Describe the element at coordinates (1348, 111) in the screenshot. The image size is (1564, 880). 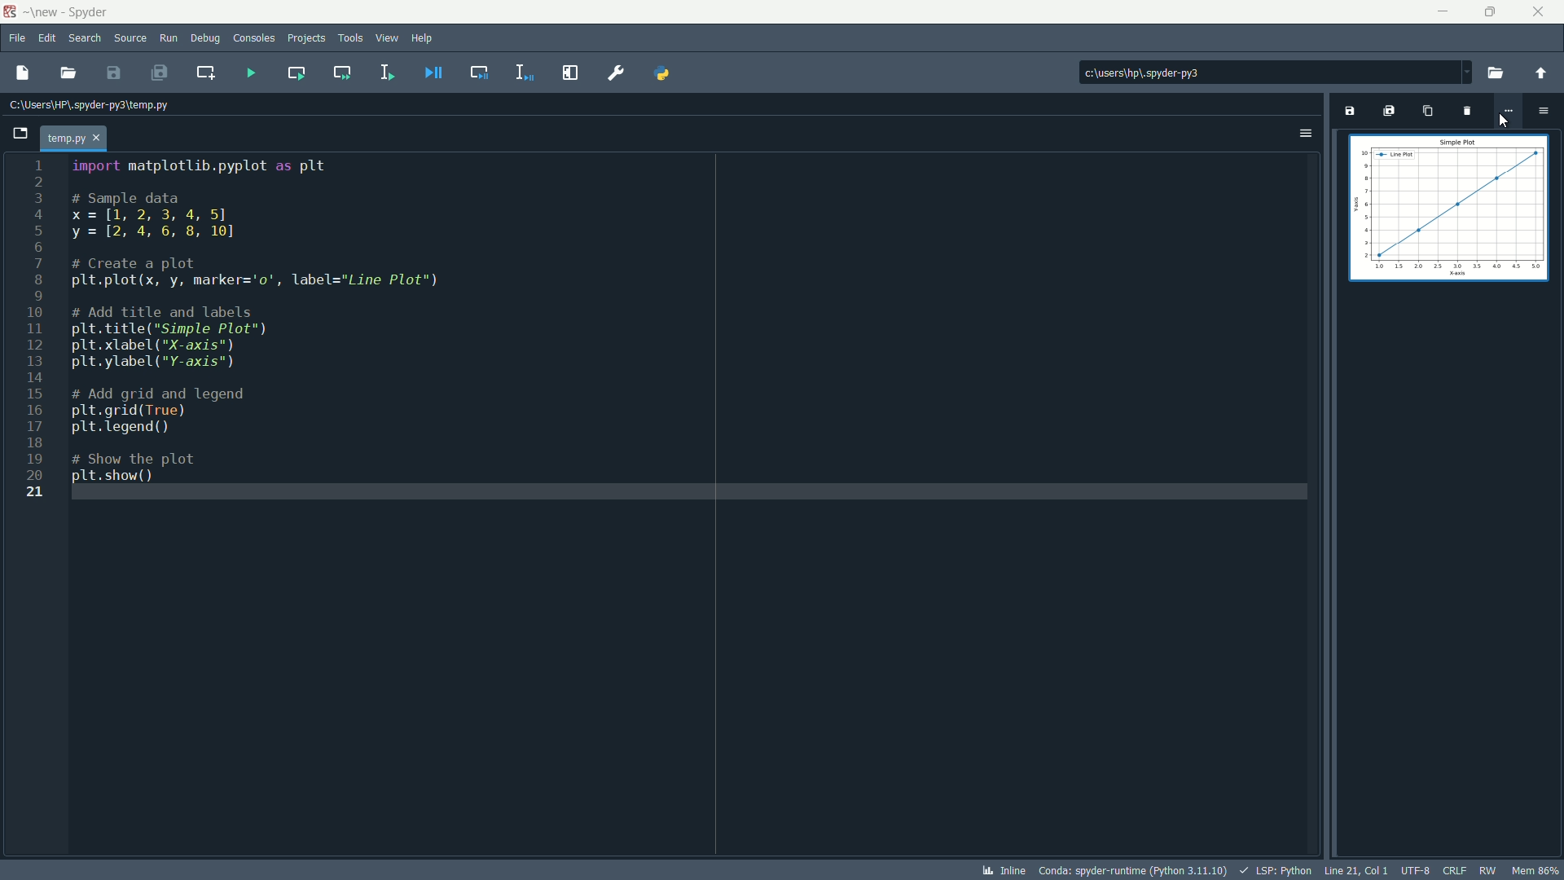
I see `save plot as` at that location.